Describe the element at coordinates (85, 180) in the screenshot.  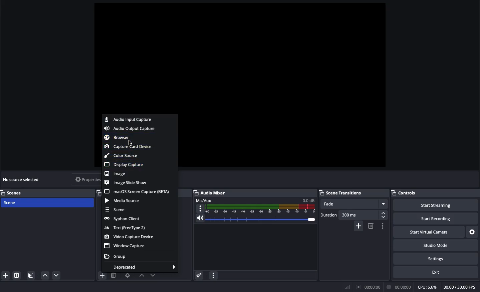
I see `Properties` at that location.